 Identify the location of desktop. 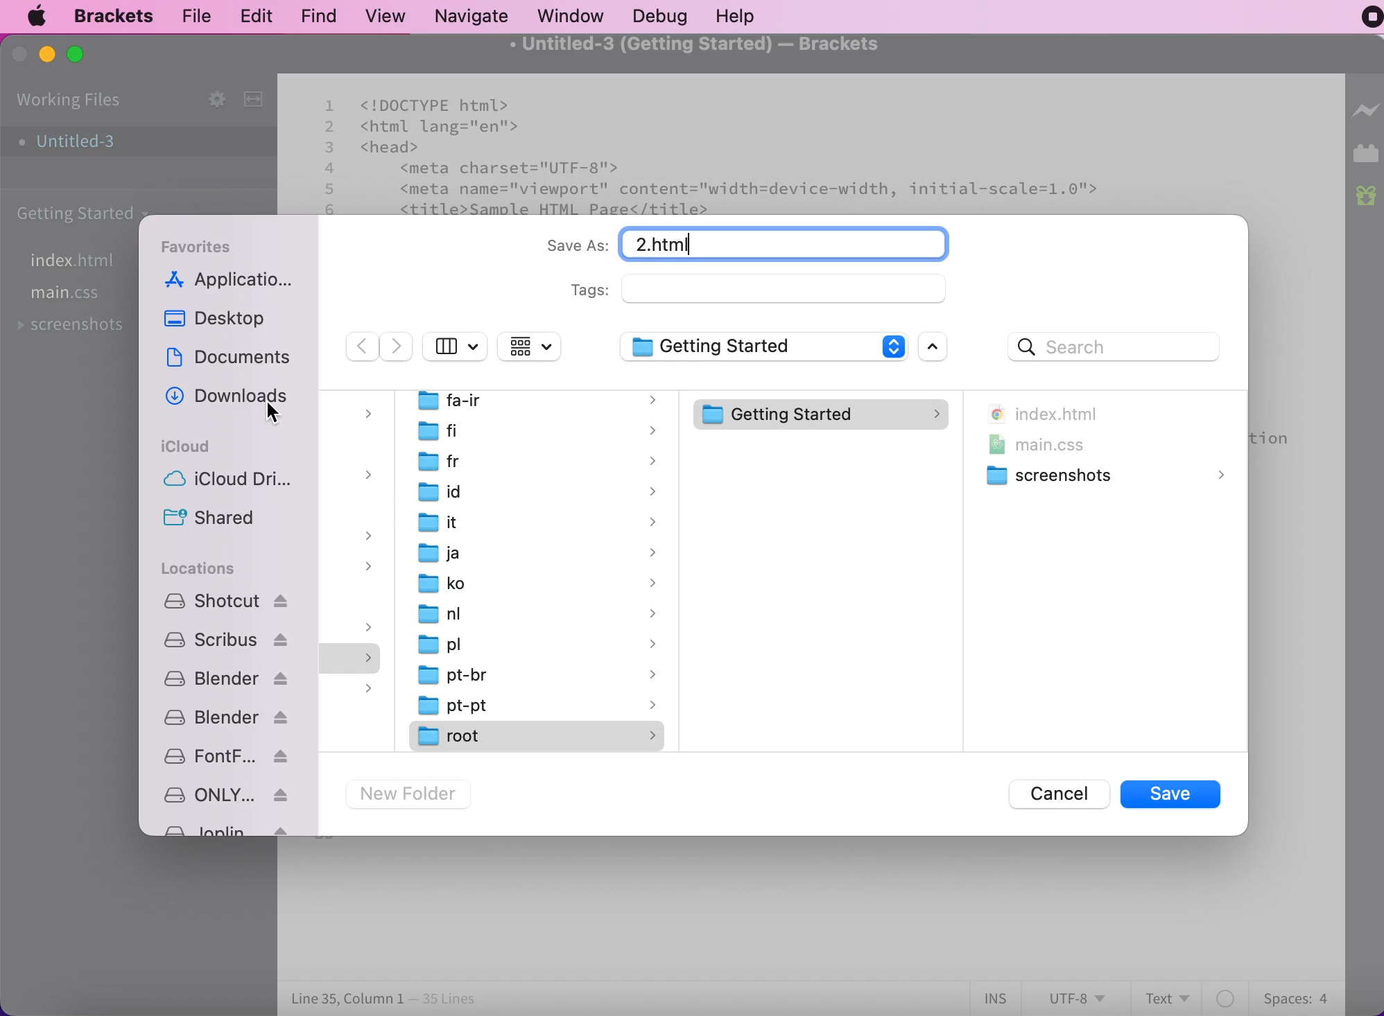
(223, 319).